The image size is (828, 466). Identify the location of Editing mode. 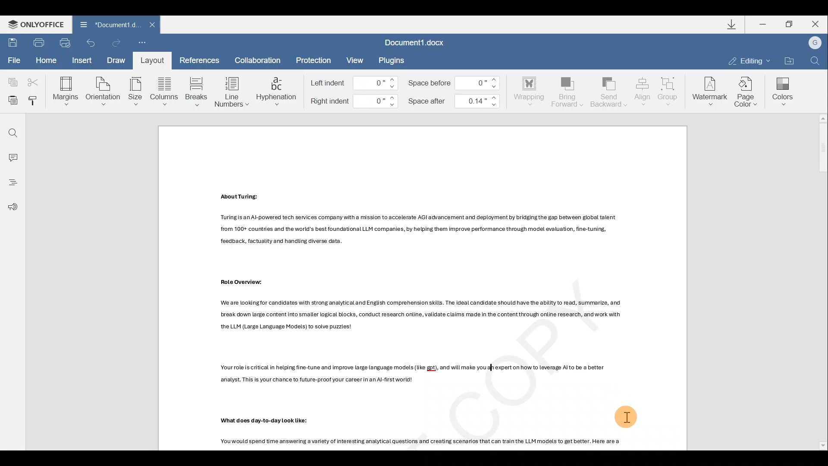
(747, 60).